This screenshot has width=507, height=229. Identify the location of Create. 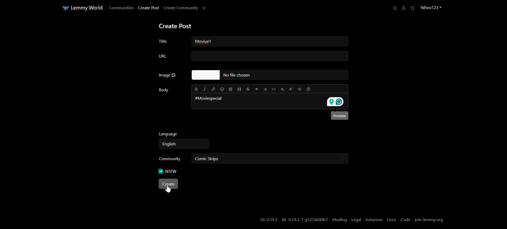
(169, 184).